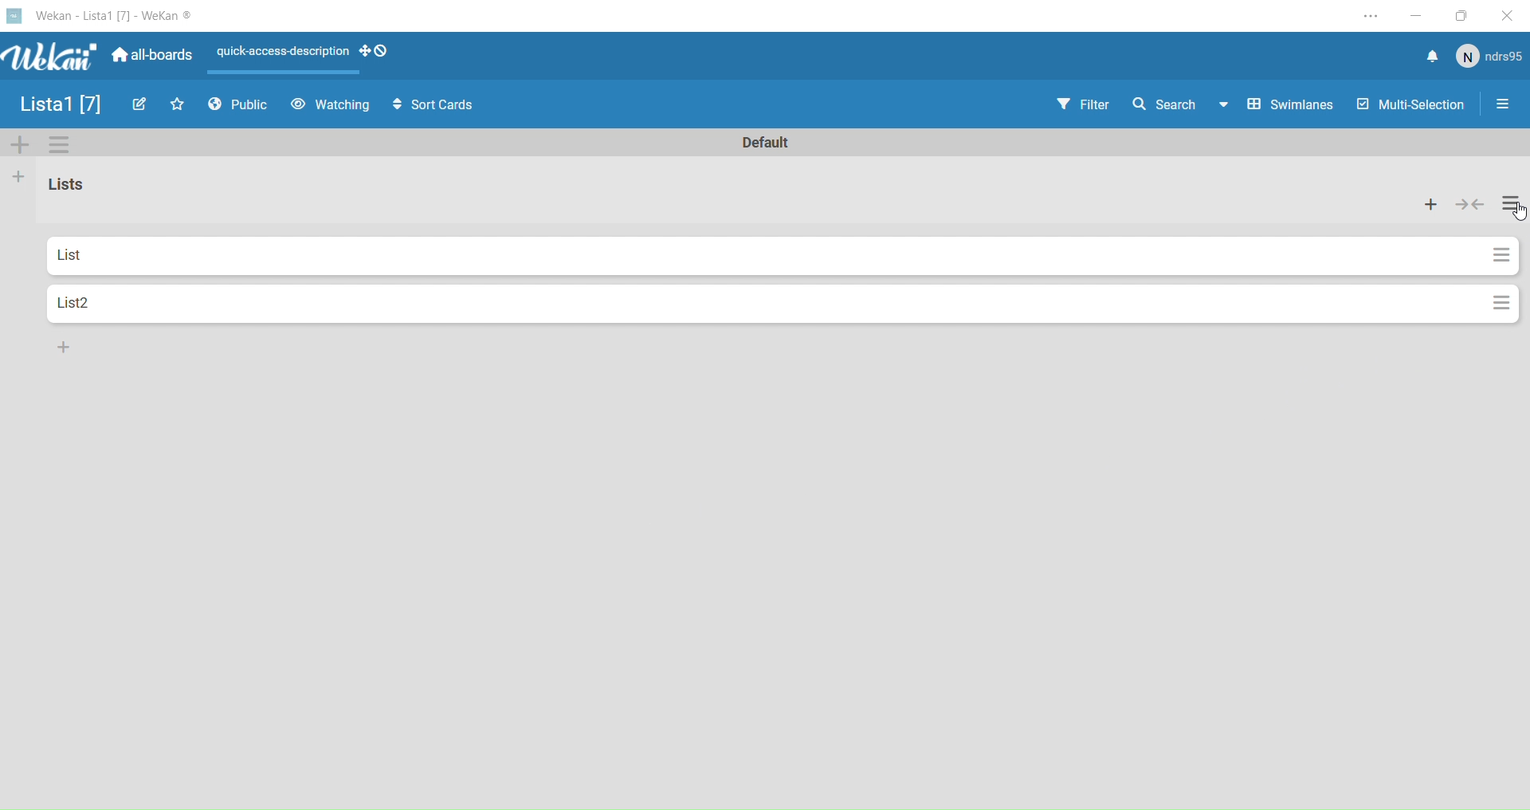  Describe the element at coordinates (73, 184) in the screenshot. I see `List` at that location.